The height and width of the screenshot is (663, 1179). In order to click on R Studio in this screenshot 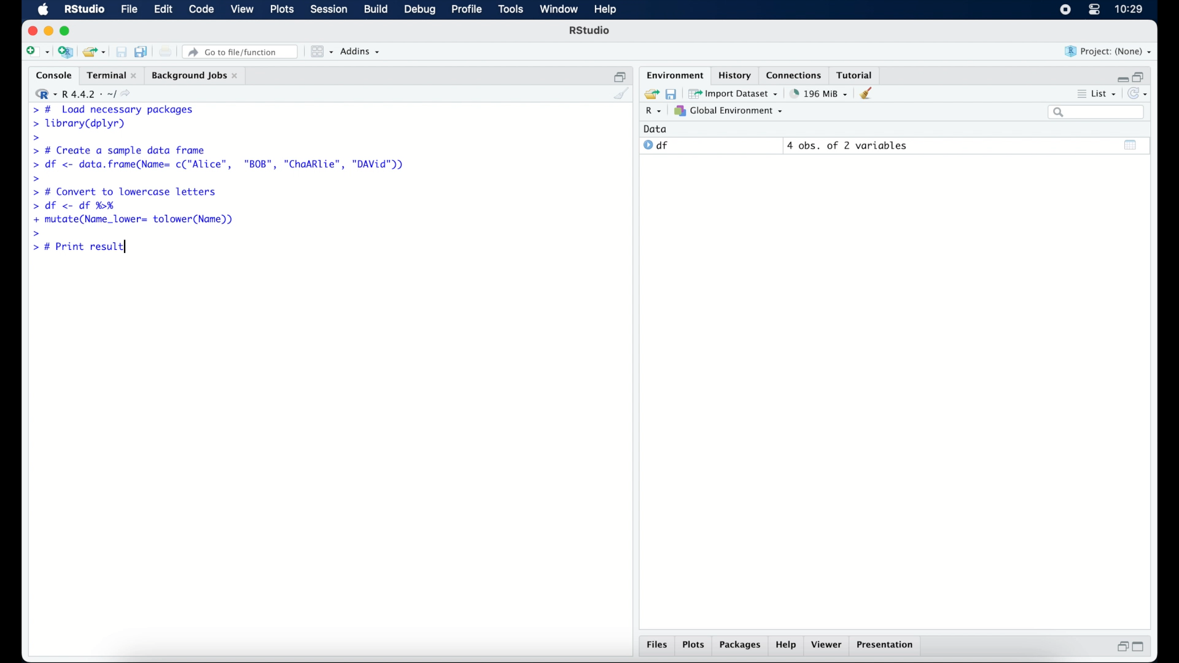, I will do `click(591, 32)`.